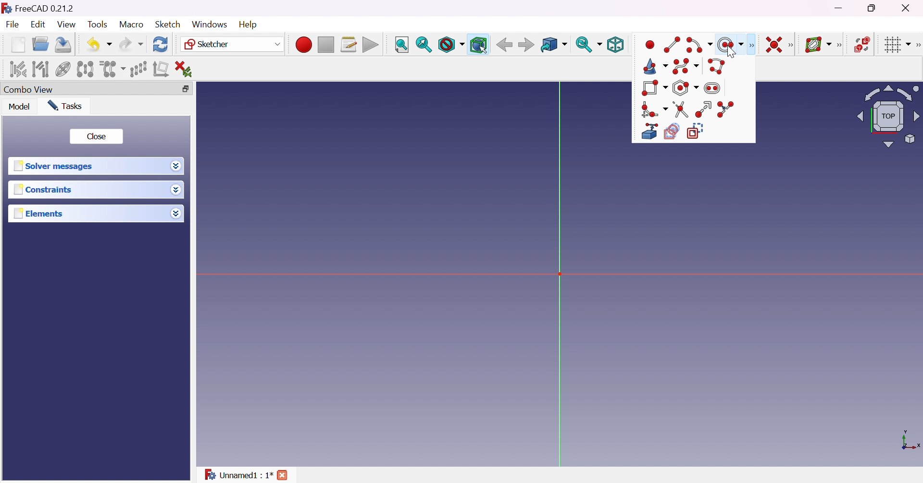 The height and width of the screenshot is (483, 923). Describe the element at coordinates (177, 191) in the screenshot. I see `Drop` at that location.